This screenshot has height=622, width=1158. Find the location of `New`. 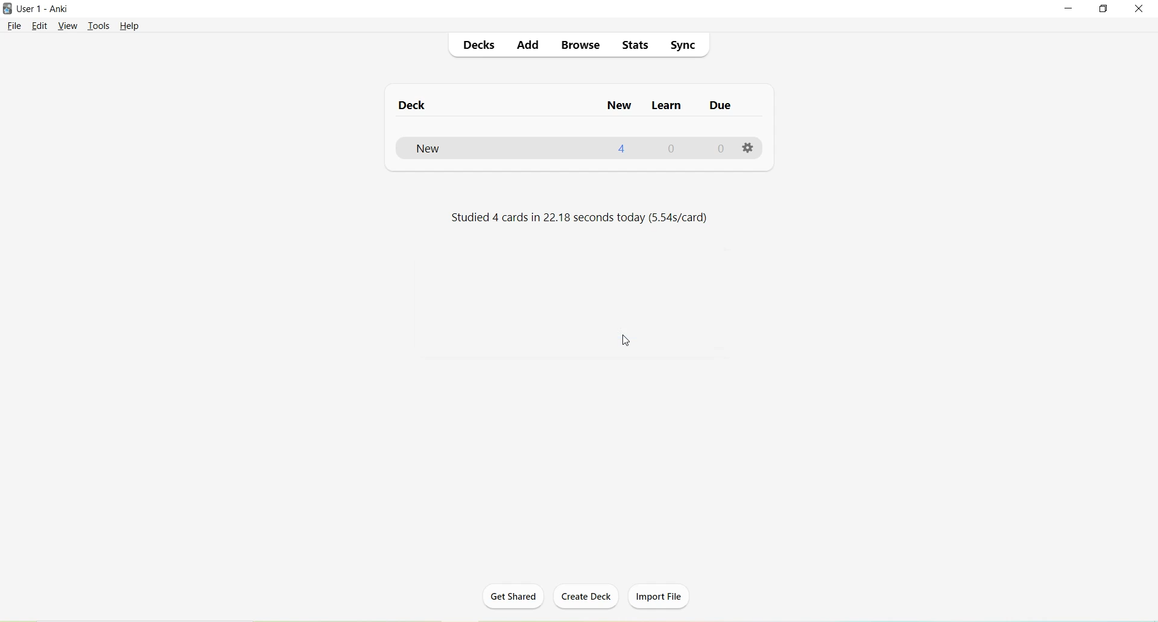

New is located at coordinates (619, 107).